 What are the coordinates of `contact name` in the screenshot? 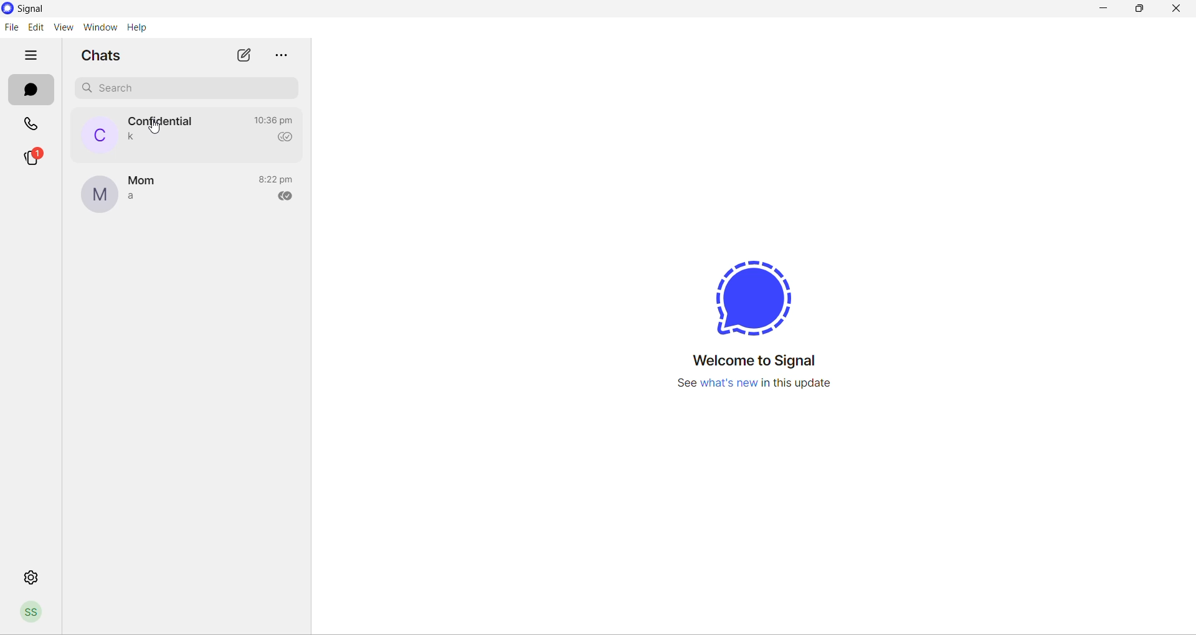 It's located at (143, 182).